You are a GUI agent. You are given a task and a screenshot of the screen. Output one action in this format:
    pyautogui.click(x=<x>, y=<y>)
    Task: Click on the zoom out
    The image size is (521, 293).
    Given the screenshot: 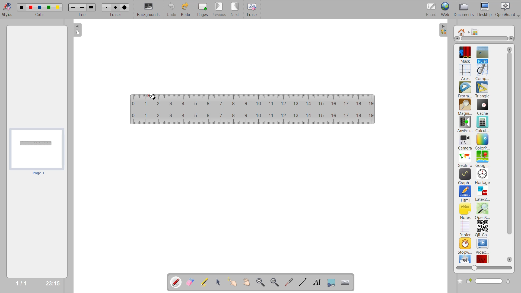 What is the action you would take?
    pyautogui.click(x=275, y=282)
    